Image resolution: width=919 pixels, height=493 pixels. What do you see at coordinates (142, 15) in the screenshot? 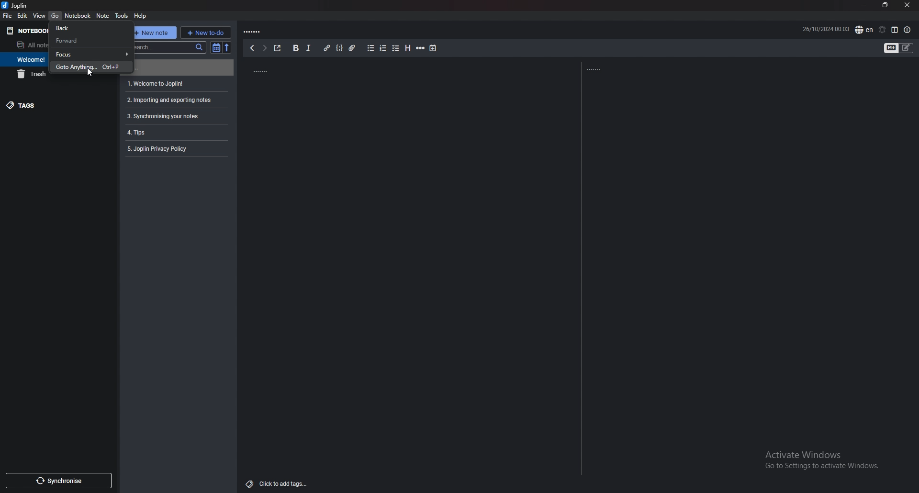
I see `help` at bounding box center [142, 15].